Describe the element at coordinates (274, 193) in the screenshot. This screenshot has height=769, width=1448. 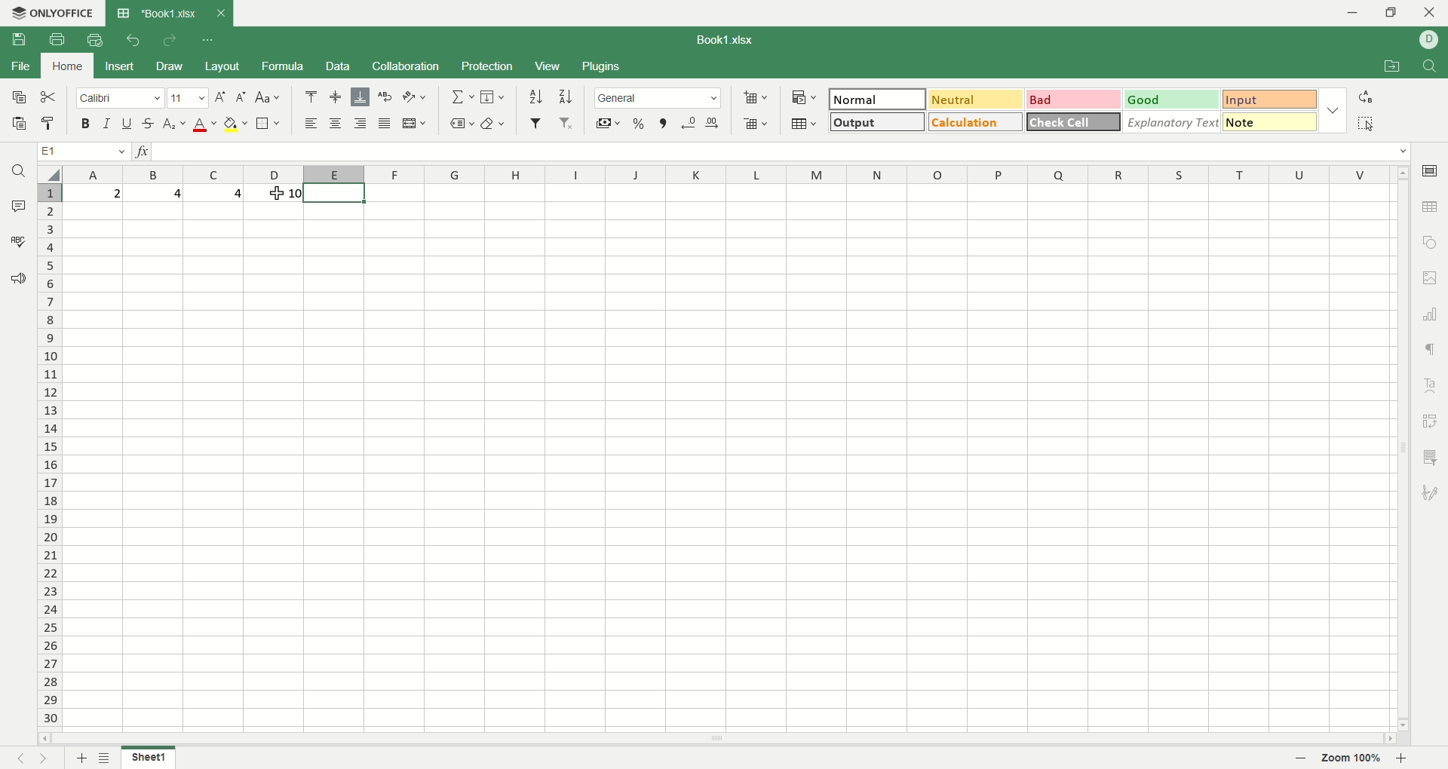
I see `value` at that location.